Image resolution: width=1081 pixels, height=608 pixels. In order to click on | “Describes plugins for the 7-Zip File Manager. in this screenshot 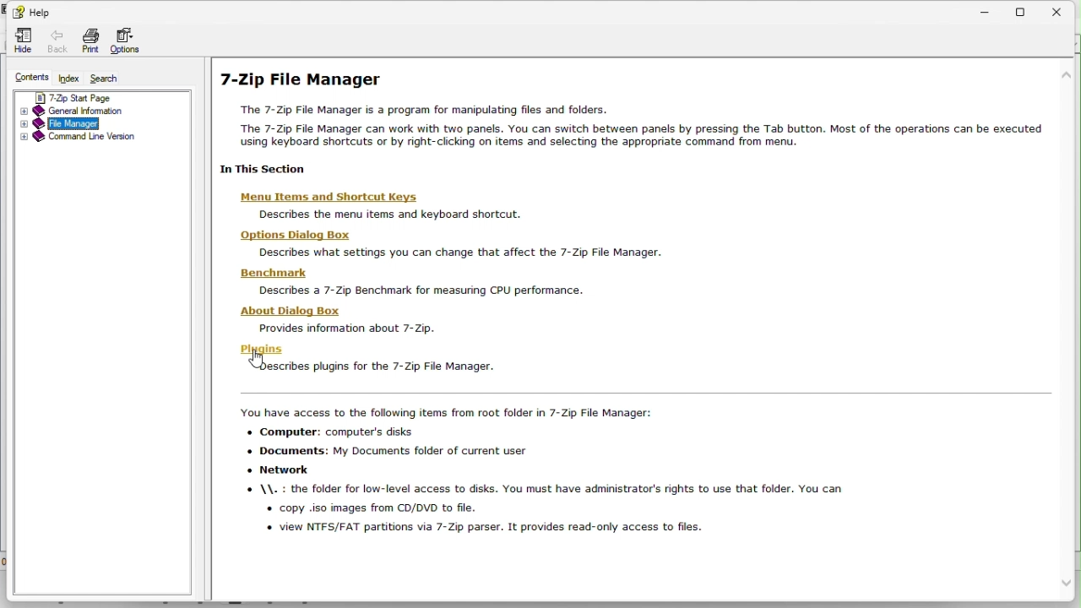, I will do `click(378, 367)`.